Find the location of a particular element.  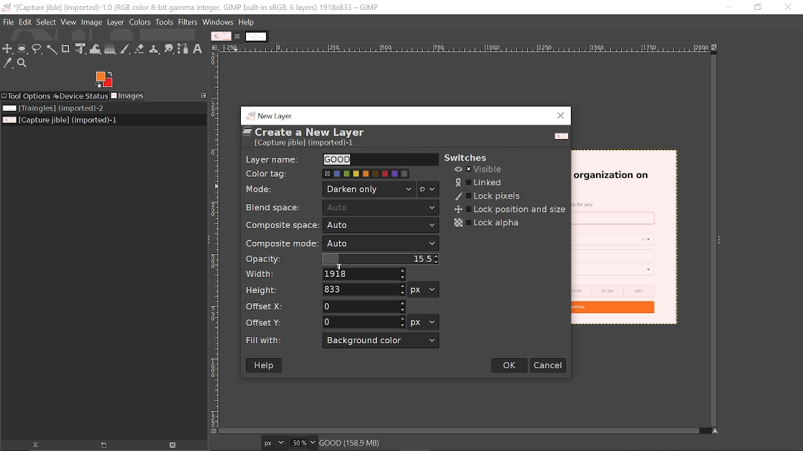

Lock alpha is located at coordinates (488, 223).